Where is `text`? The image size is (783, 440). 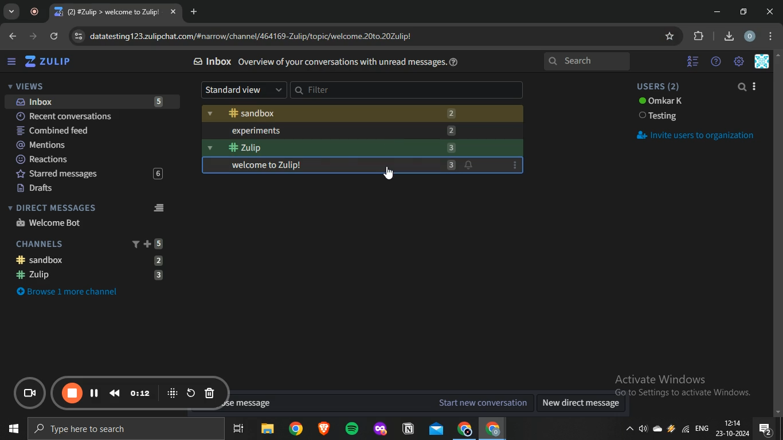
text is located at coordinates (661, 102).